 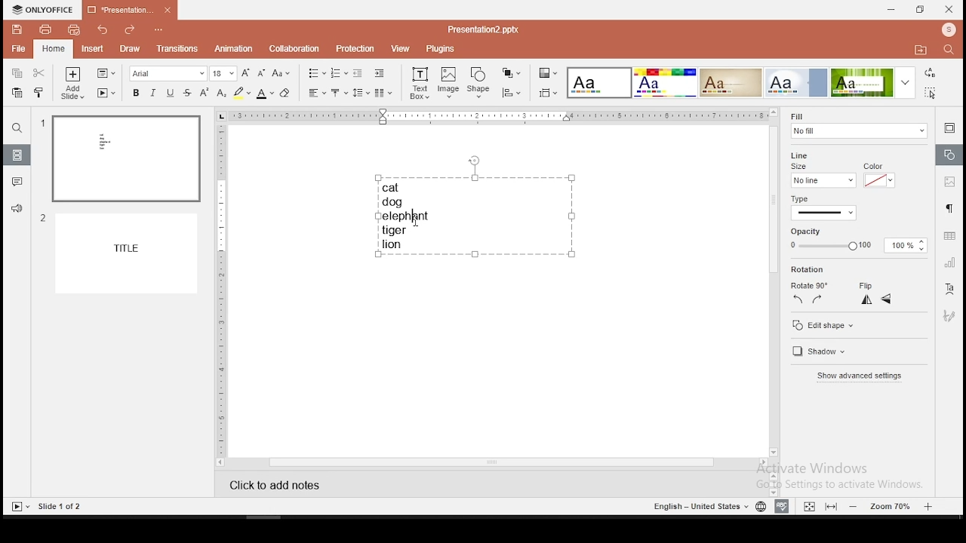 What do you see at coordinates (248, 73) in the screenshot?
I see `increase font size` at bounding box center [248, 73].